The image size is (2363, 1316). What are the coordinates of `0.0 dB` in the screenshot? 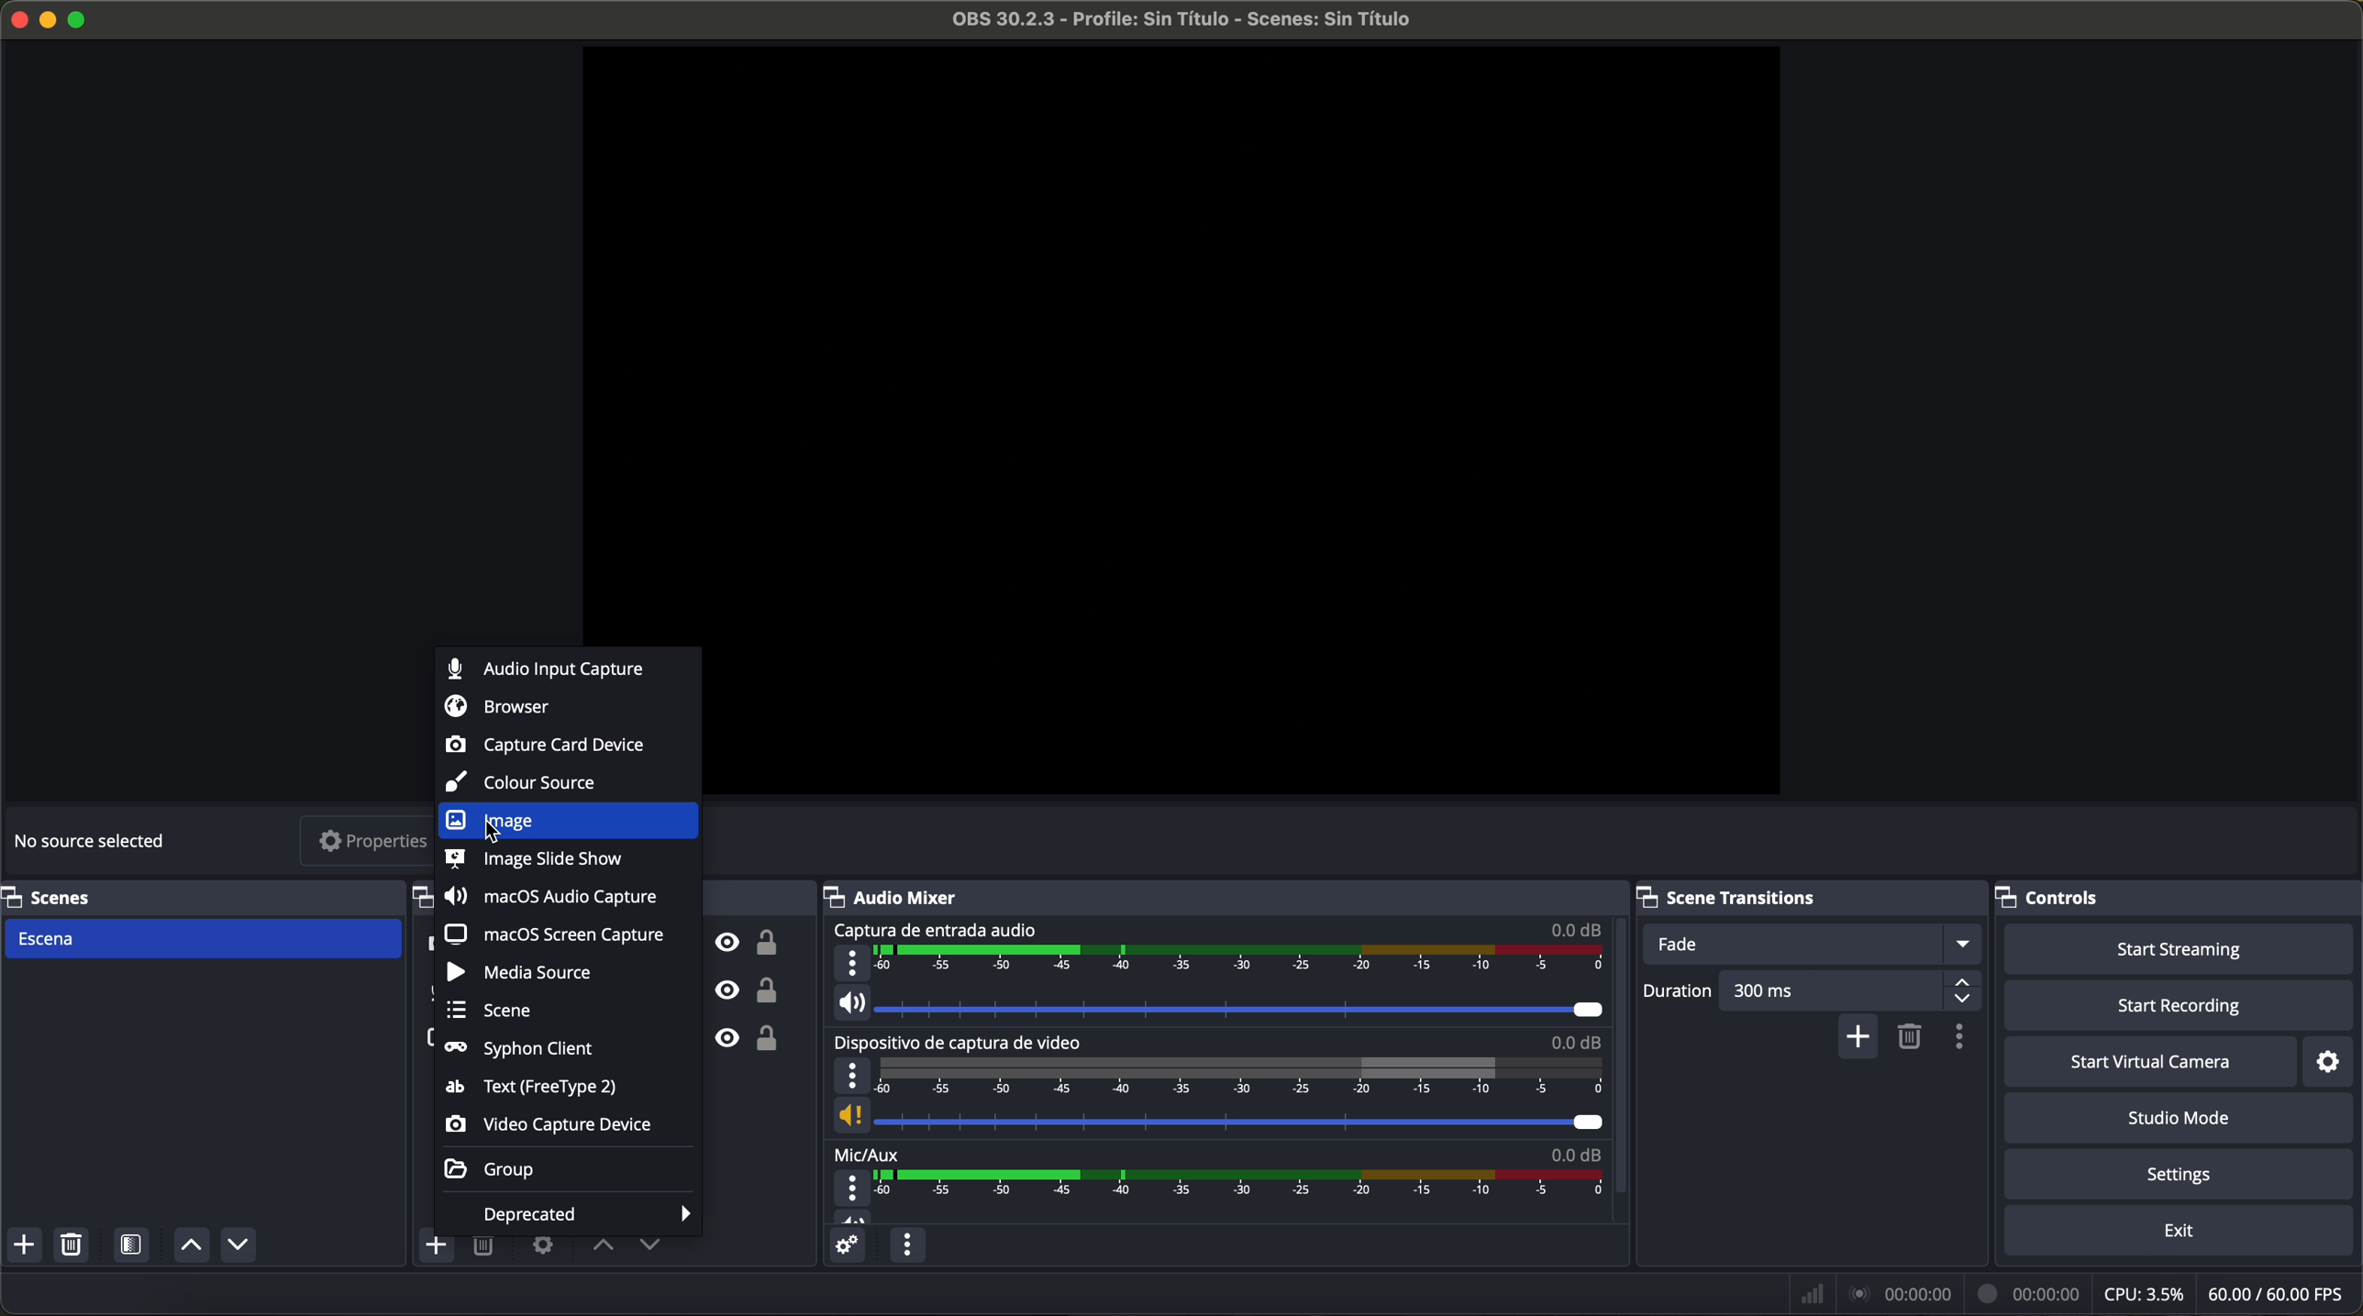 It's located at (1578, 928).